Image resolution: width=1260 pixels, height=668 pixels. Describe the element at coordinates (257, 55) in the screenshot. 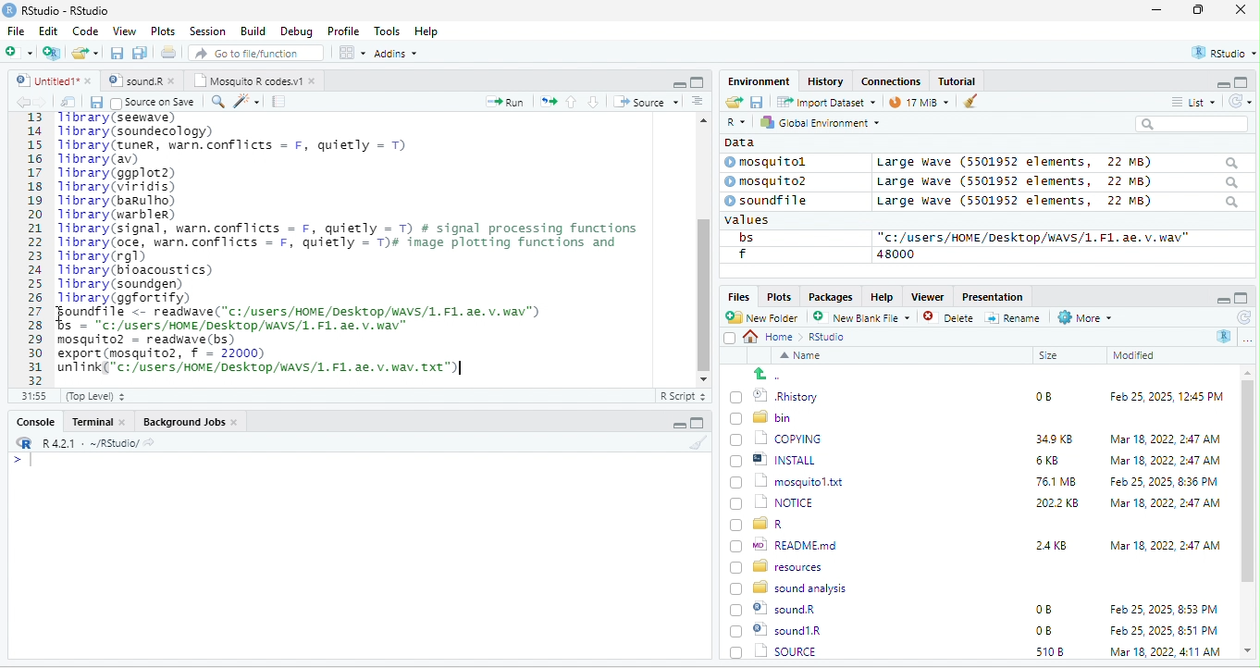

I see `” Go to file/function` at that location.